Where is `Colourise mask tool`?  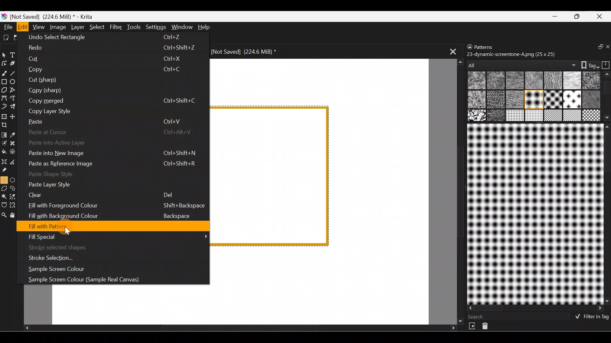
Colourise mask tool is located at coordinates (4, 143).